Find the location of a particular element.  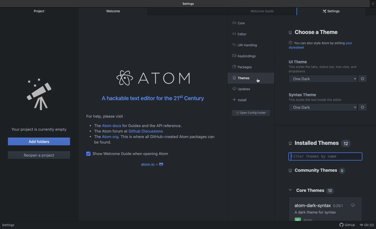

atom.ioxandroid is located at coordinates (154, 164).